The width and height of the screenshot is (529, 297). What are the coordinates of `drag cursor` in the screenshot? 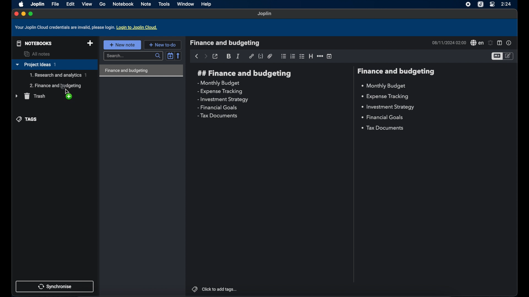 It's located at (66, 88).